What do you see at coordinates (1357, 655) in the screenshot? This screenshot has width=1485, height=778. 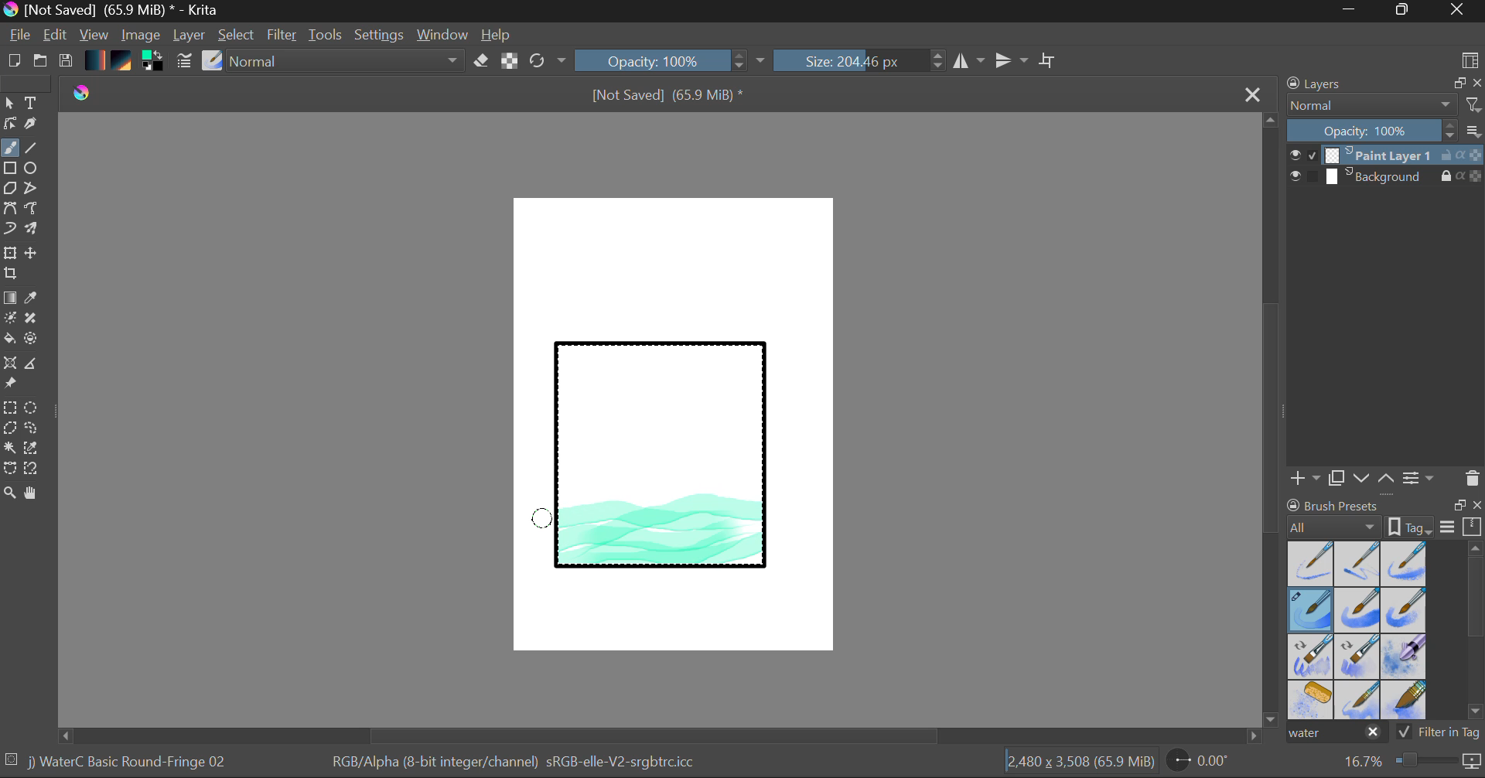 I see `Water C - Decay Tilt` at bounding box center [1357, 655].